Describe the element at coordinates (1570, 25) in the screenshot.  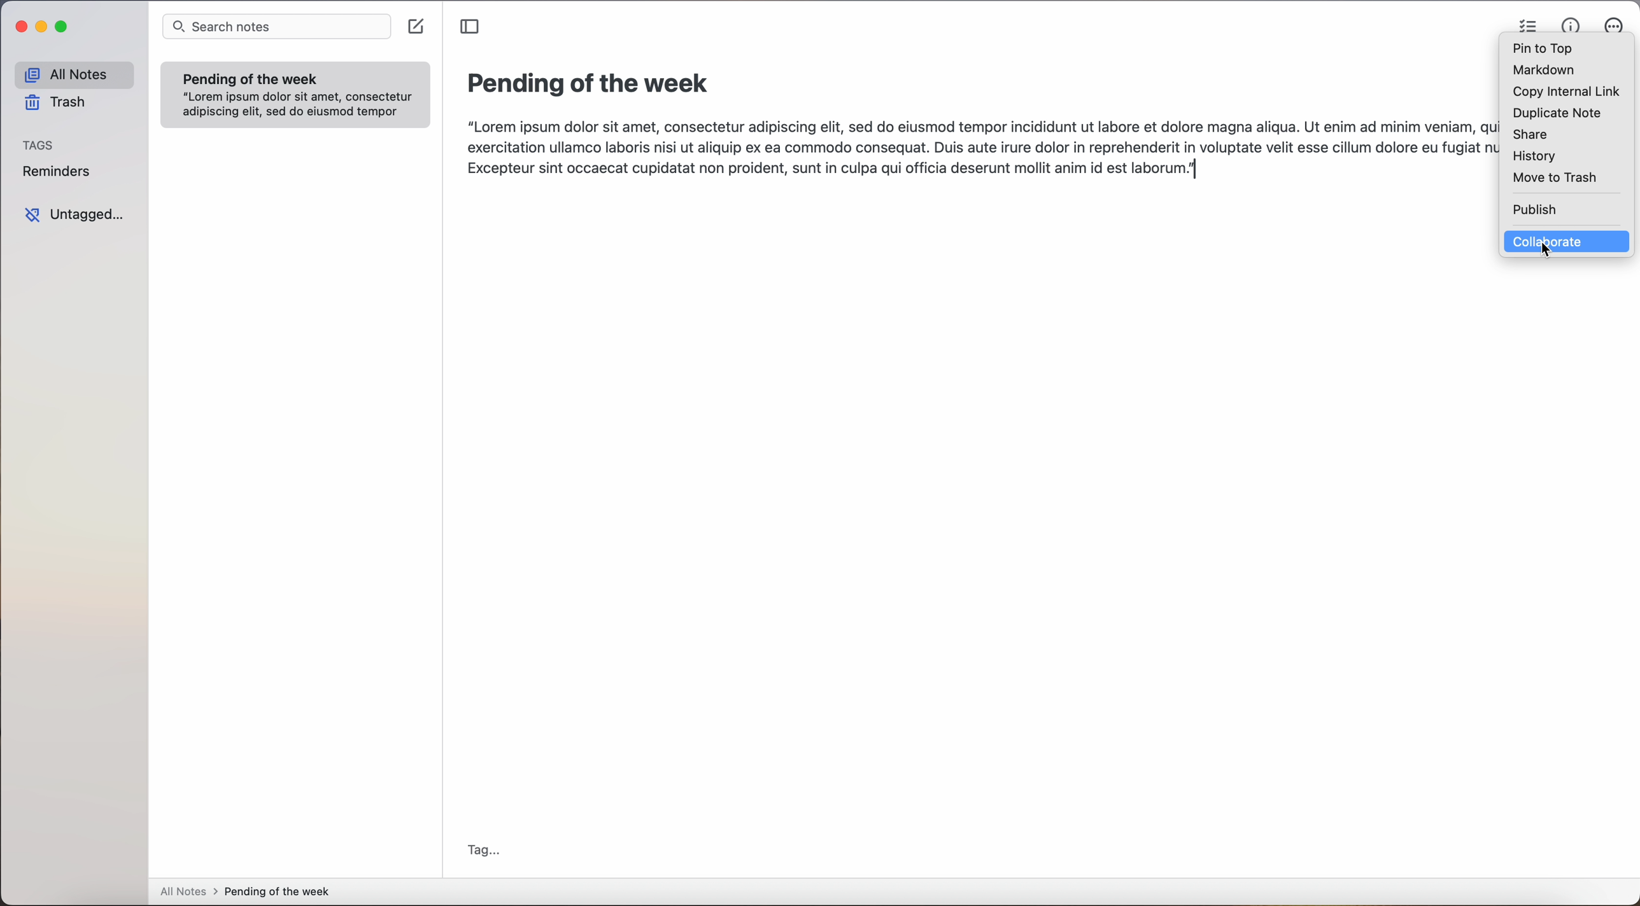
I see `metrics` at that location.